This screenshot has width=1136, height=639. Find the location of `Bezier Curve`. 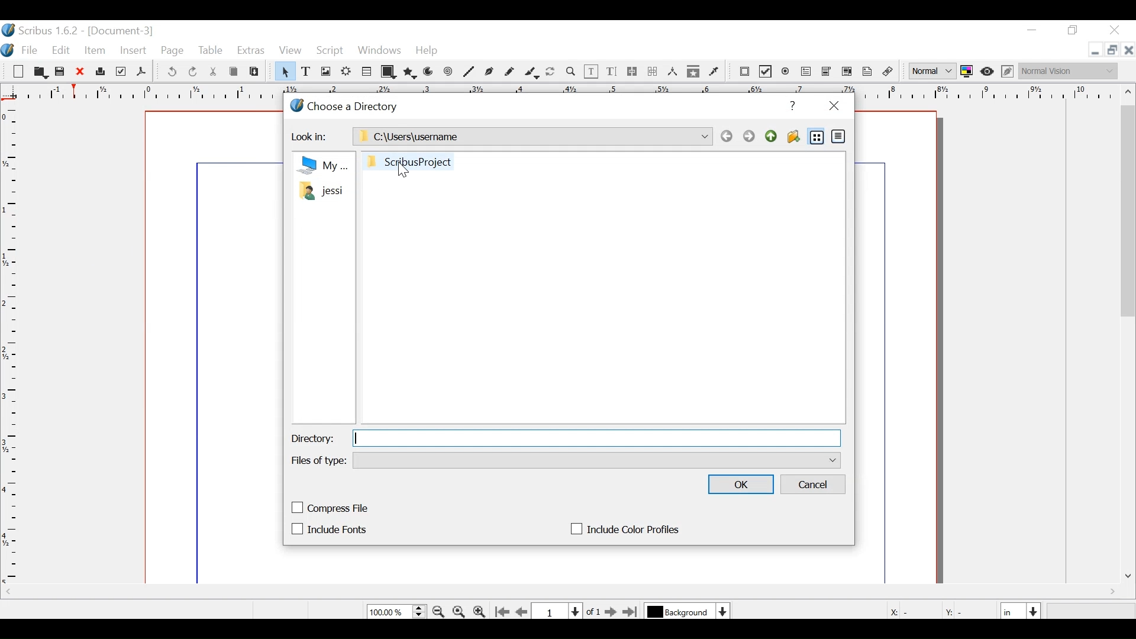

Bezier Curve is located at coordinates (489, 73).